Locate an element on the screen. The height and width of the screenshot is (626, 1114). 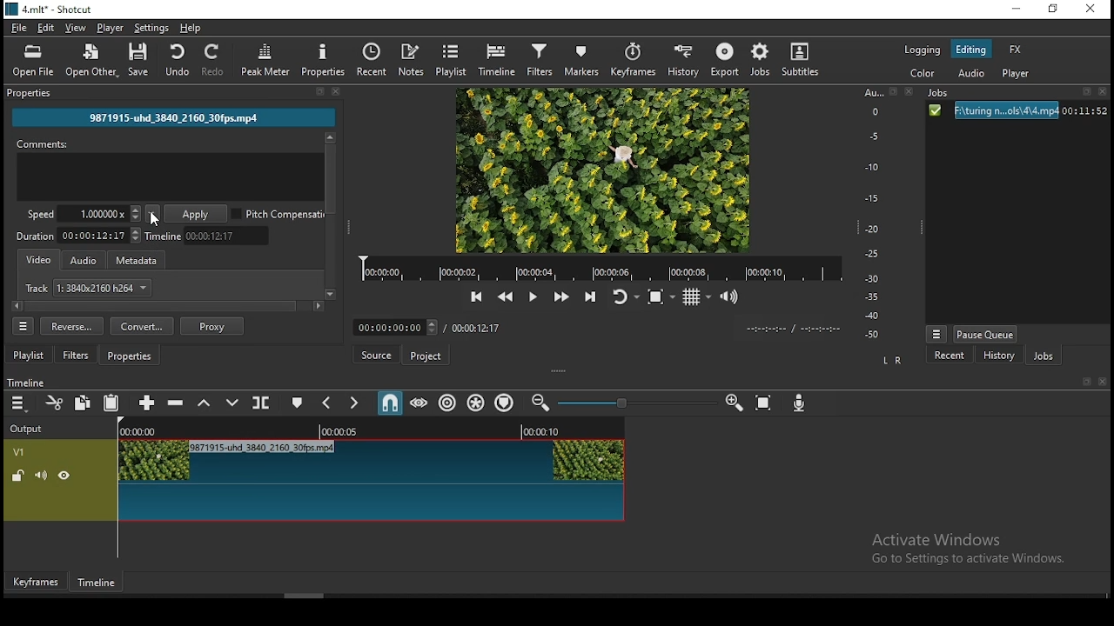
recent is located at coordinates (376, 60).